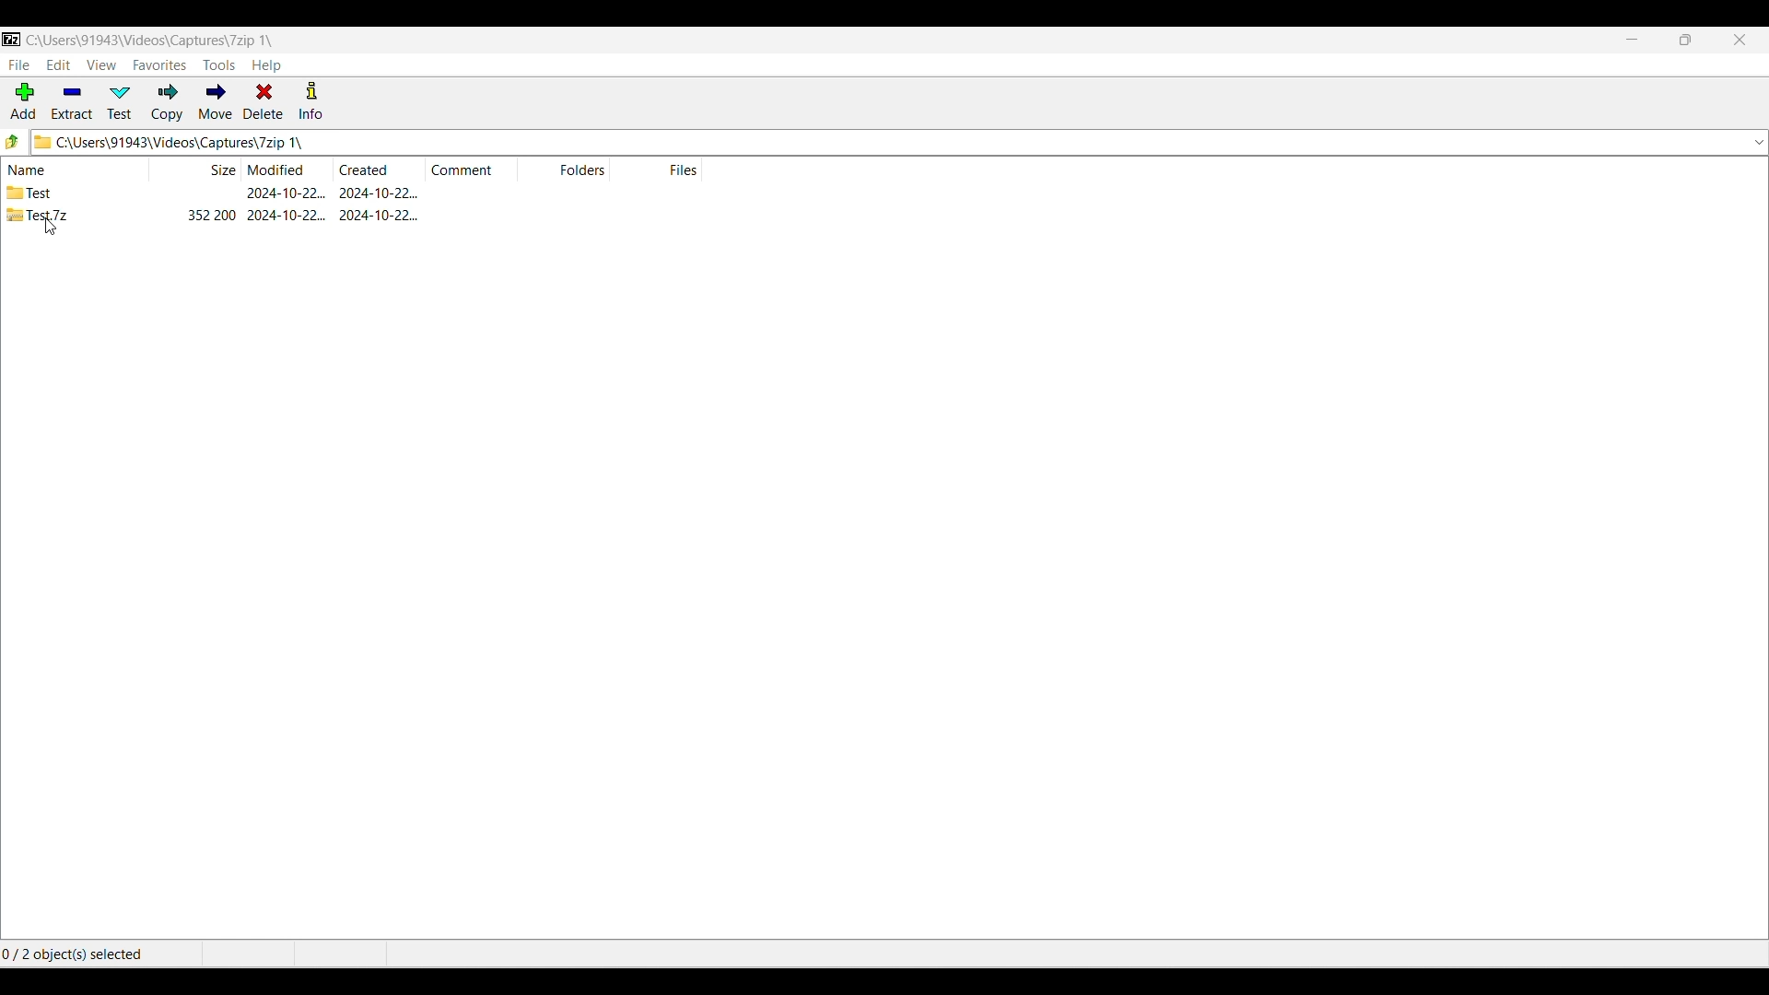  I want to click on Edit, so click(59, 64).